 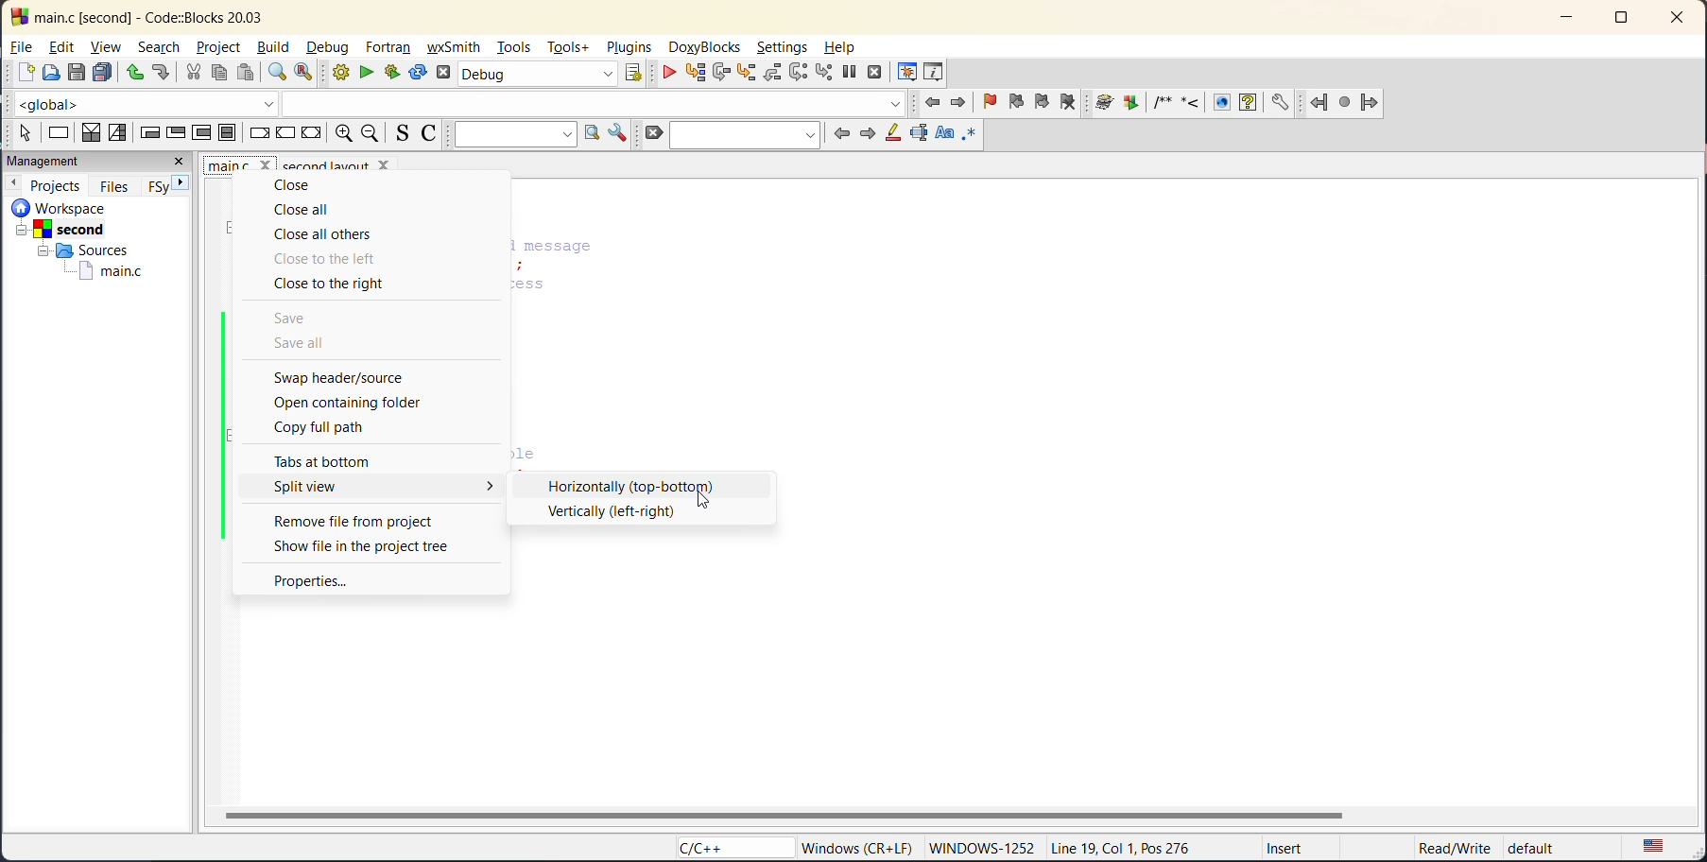 What do you see at coordinates (370, 133) in the screenshot?
I see `zoom out` at bounding box center [370, 133].